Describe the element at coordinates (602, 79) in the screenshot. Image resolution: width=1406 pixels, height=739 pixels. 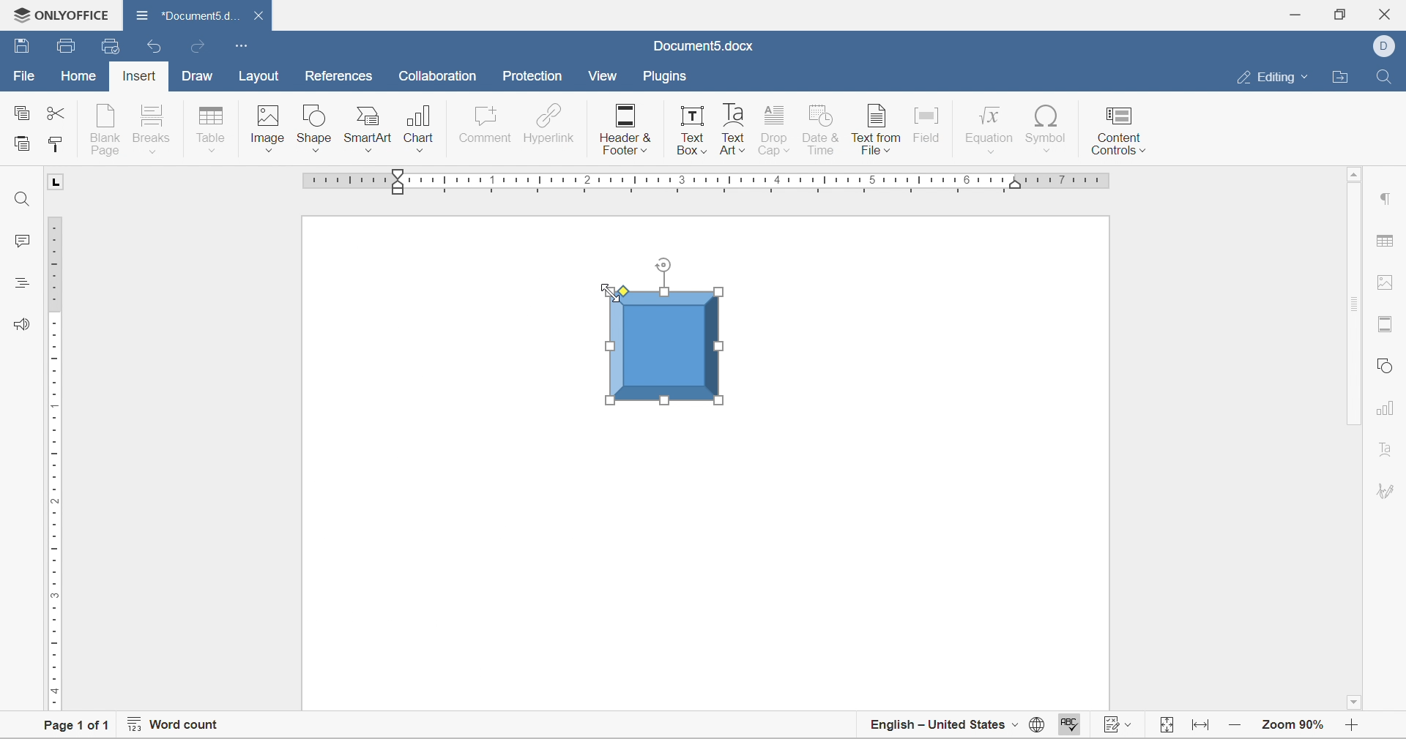
I see `view` at that location.